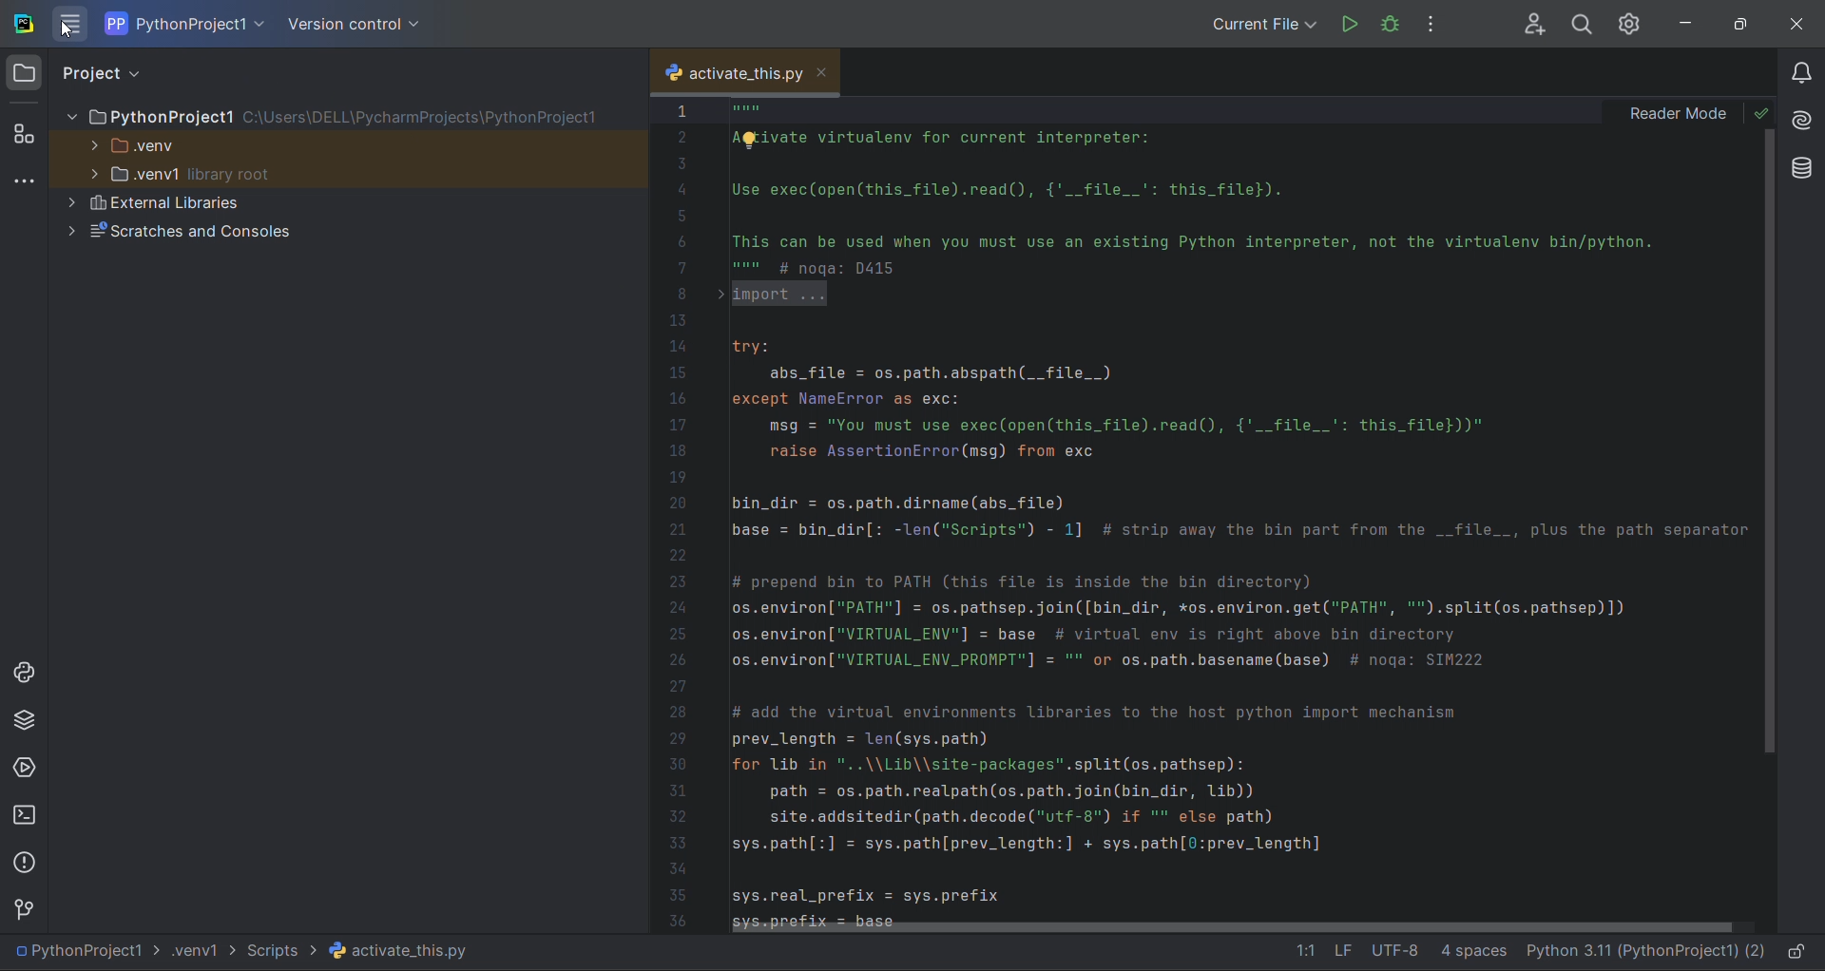 The image size is (1825, 971). What do you see at coordinates (829, 72) in the screenshot?
I see `close` at bounding box center [829, 72].